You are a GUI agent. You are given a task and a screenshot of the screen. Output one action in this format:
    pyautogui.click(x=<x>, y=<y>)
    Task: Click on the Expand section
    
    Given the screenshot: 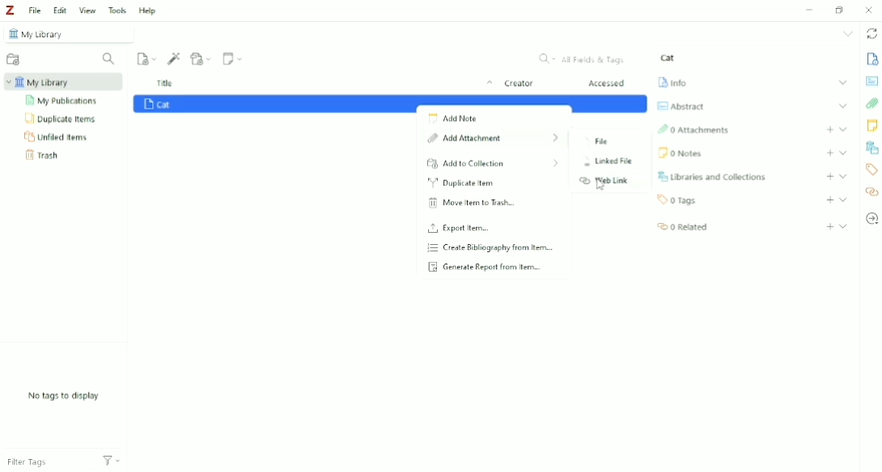 What is the action you would take?
    pyautogui.click(x=842, y=176)
    